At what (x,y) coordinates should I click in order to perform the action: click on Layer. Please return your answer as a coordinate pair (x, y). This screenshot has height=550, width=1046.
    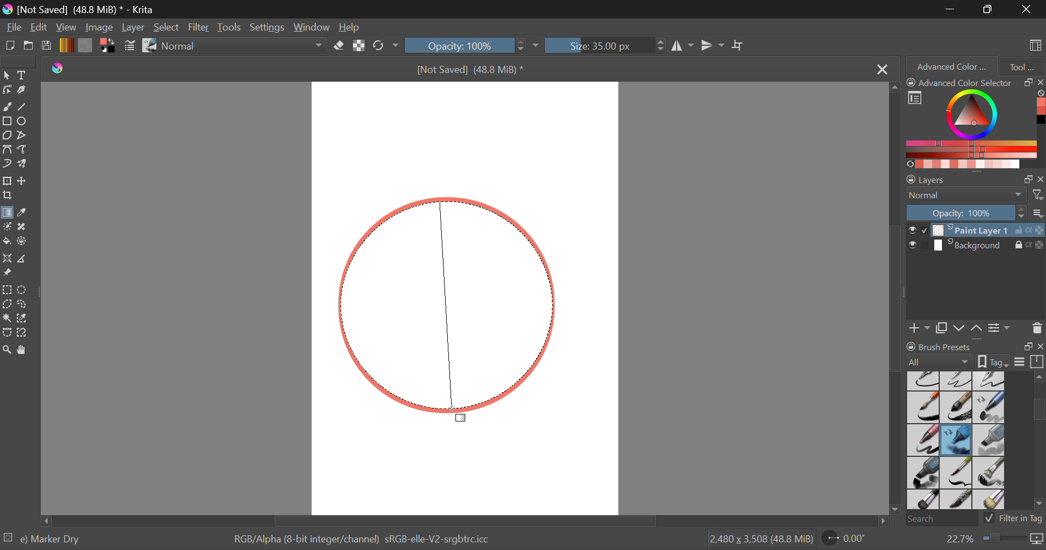
    Looking at the image, I should click on (133, 27).